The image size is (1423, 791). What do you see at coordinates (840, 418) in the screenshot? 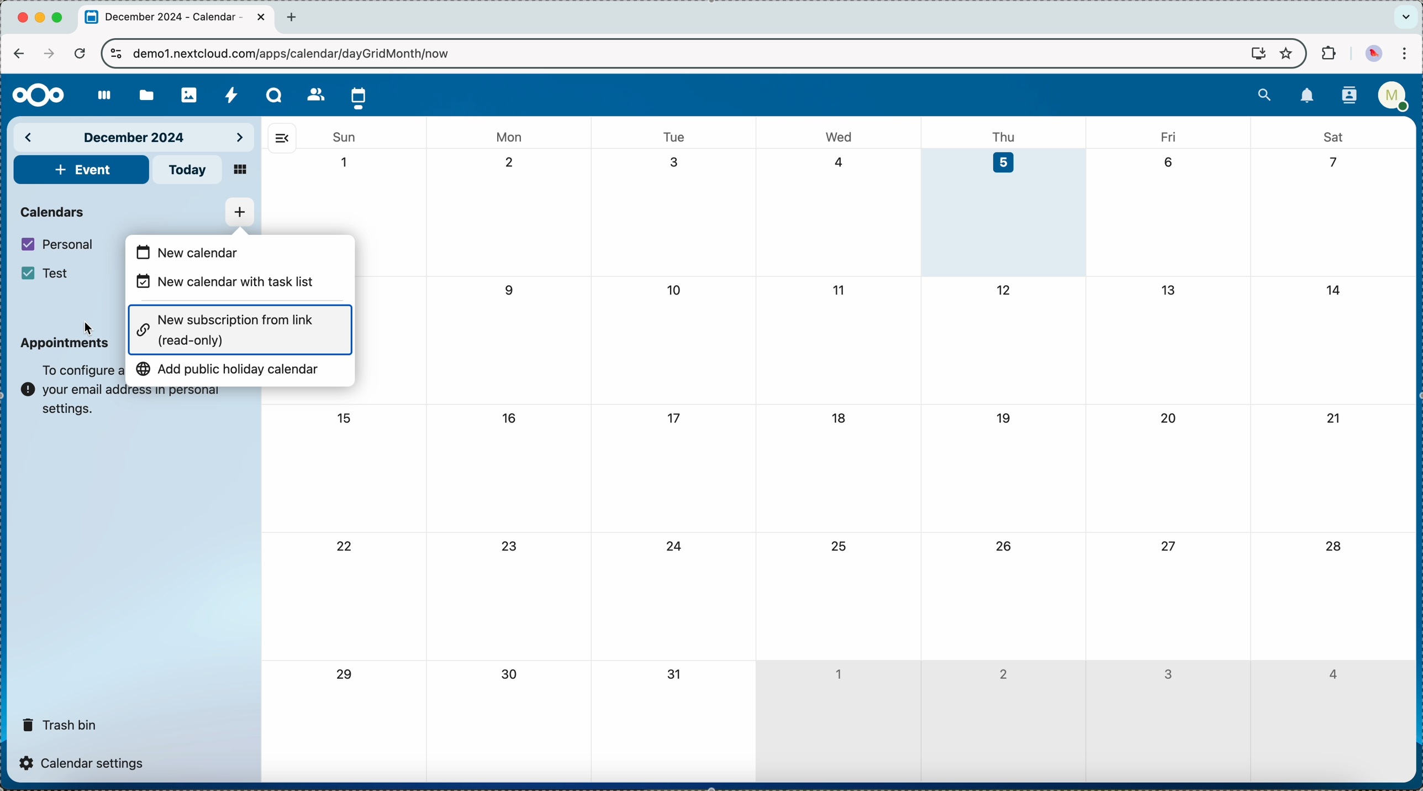
I see `18` at bounding box center [840, 418].